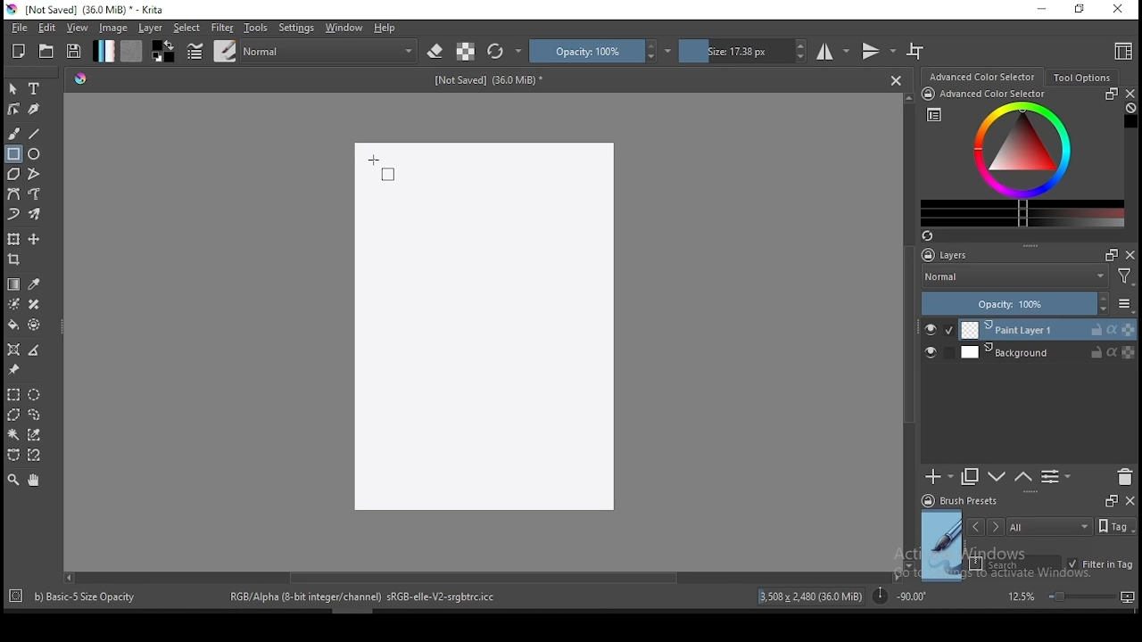 The width and height of the screenshot is (1142, 642). What do you see at coordinates (12, 370) in the screenshot?
I see `reference images tool` at bounding box center [12, 370].